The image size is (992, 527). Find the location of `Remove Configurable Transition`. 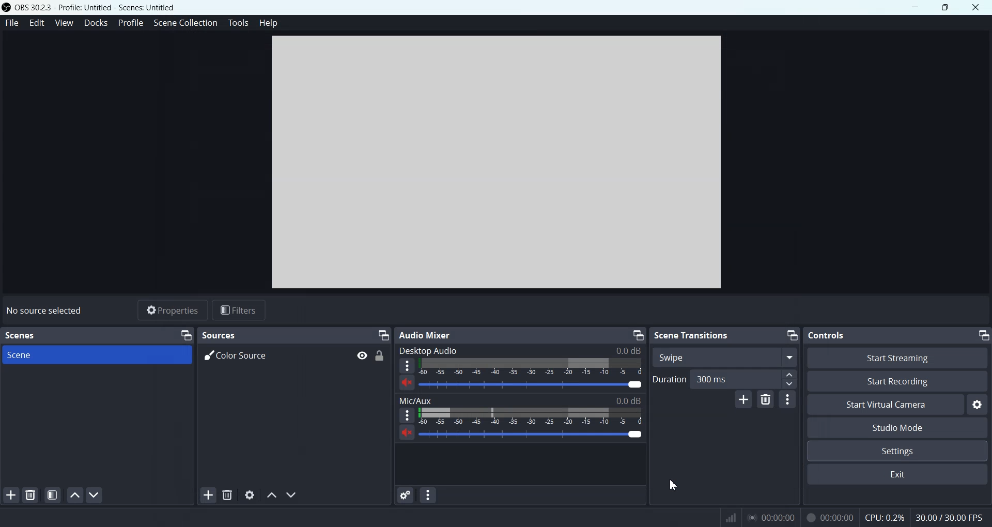

Remove Configurable Transition is located at coordinates (766, 399).